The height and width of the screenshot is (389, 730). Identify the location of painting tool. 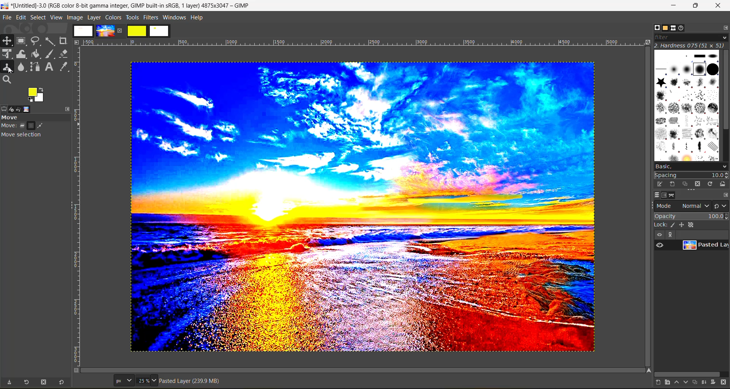
(674, 225).